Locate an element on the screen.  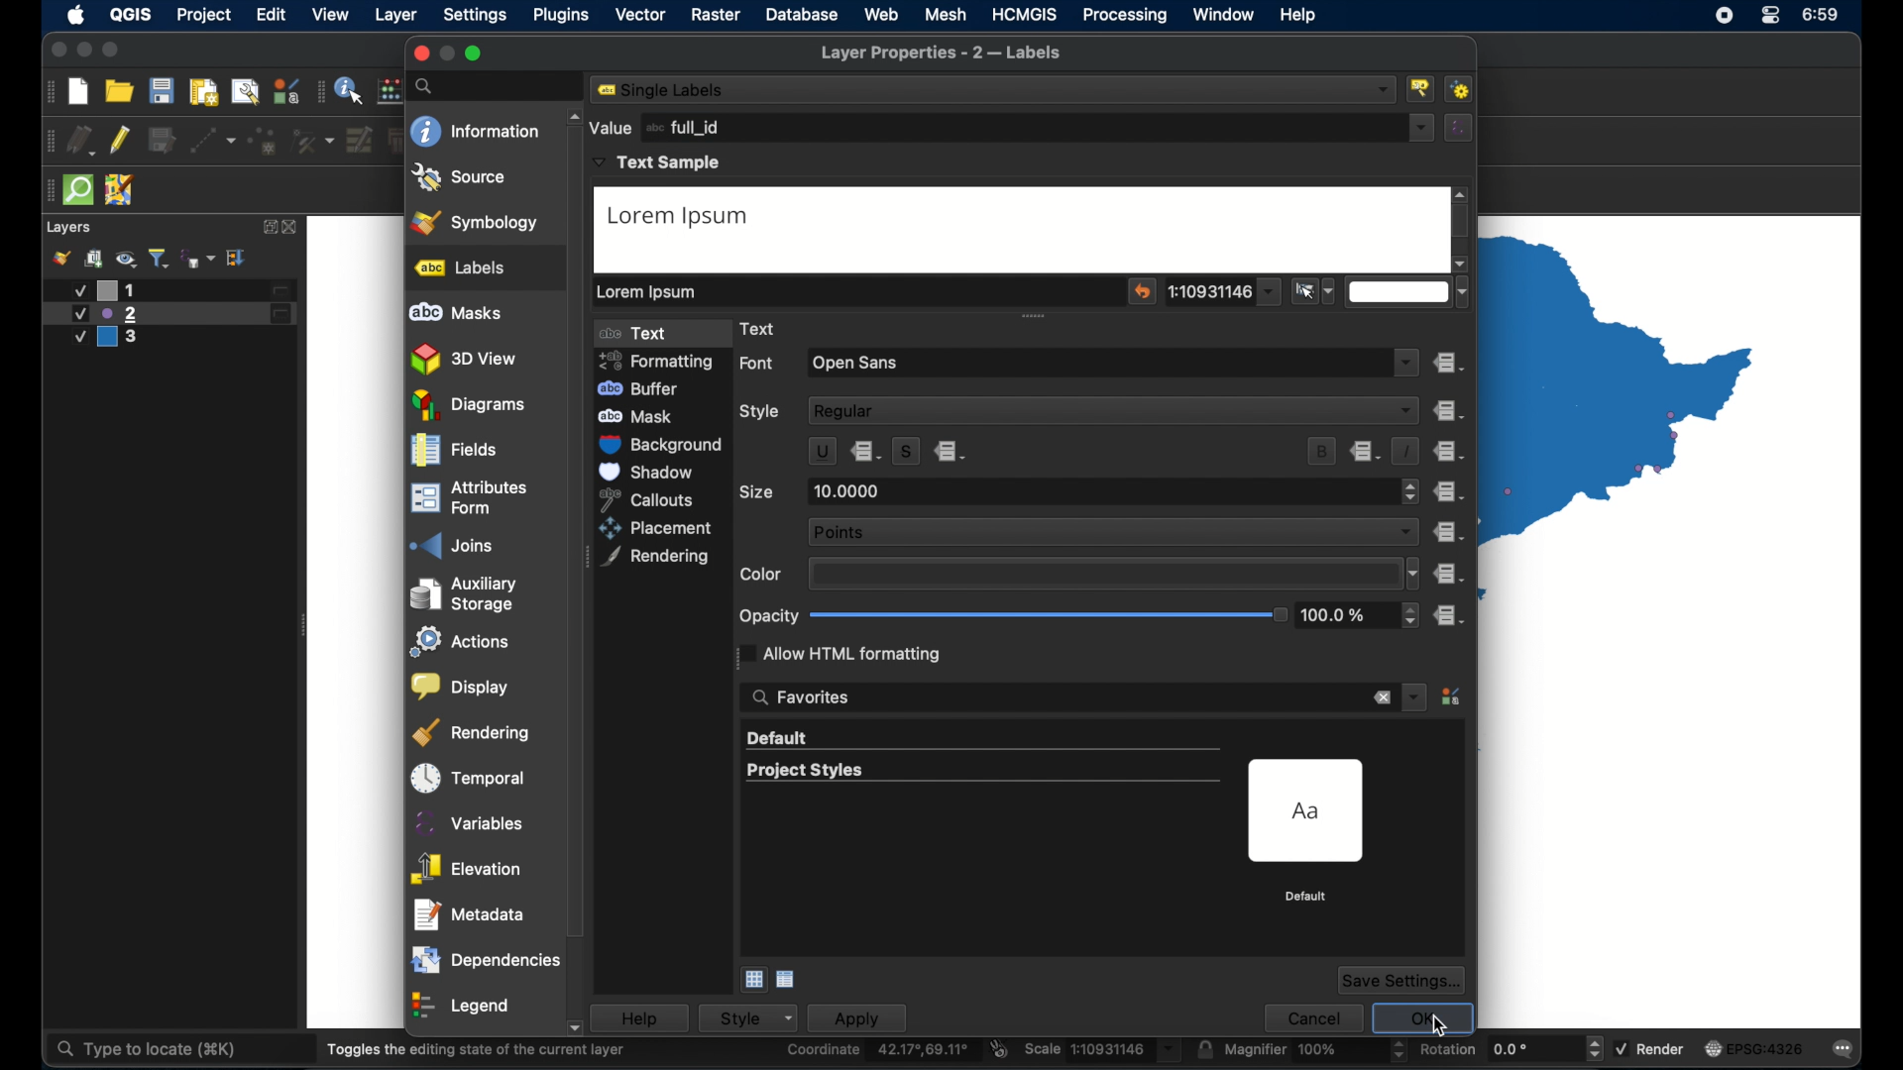
close is located at coordinates (292, 228).